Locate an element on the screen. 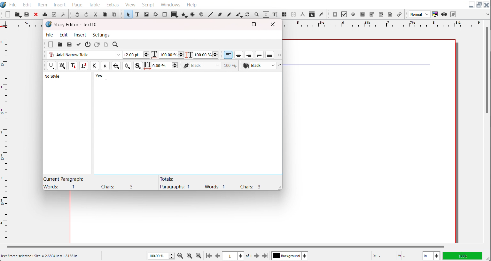 The width and height of the screenshot is (491, 261). Cut is located at coordinates (96, 14).